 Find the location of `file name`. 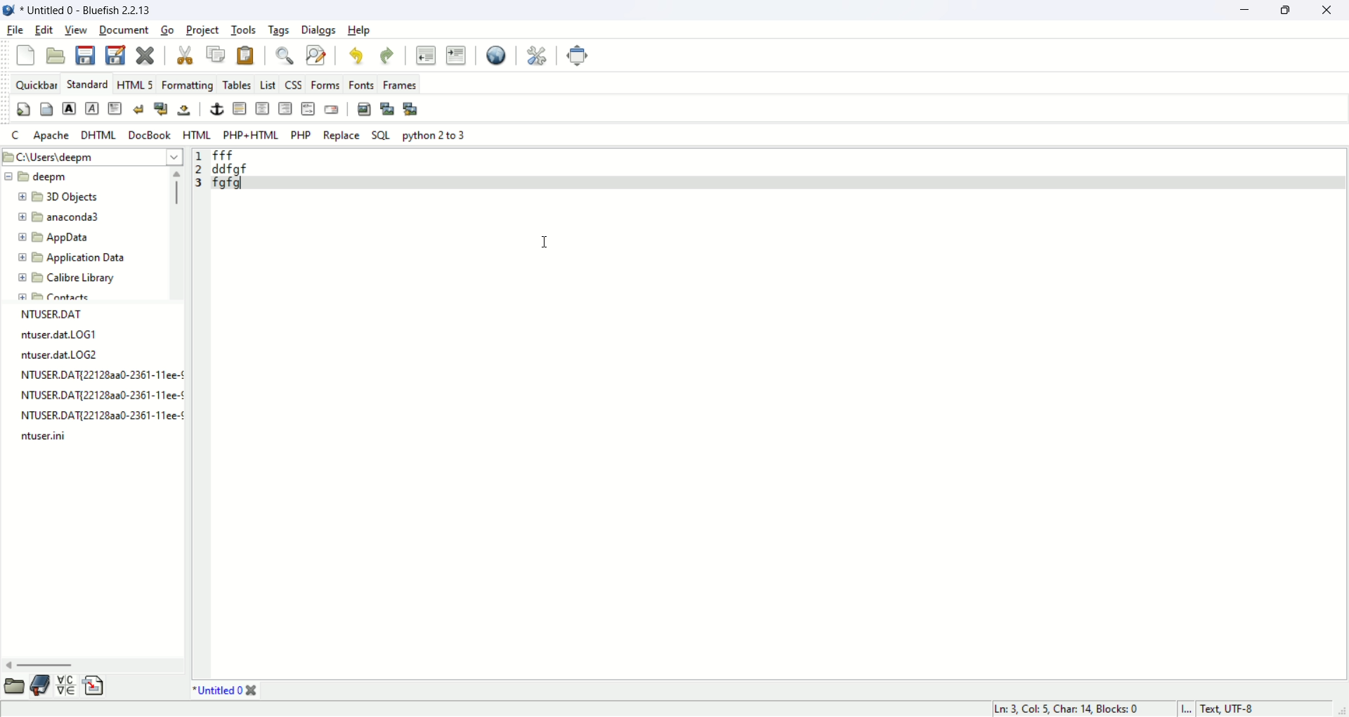

file name is located at coordinates (63, 356).